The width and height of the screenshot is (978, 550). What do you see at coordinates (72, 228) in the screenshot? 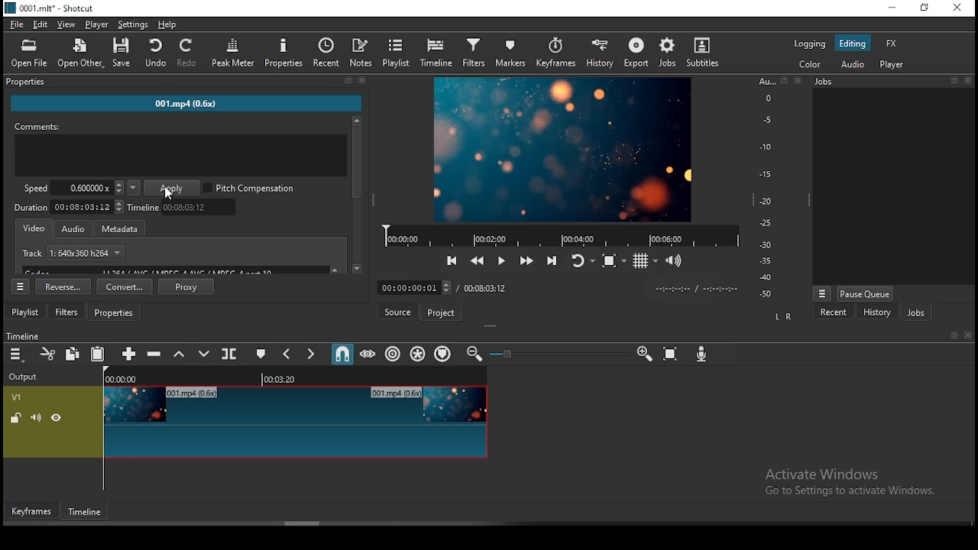
I see `audio` at bounding box center [72, 228].